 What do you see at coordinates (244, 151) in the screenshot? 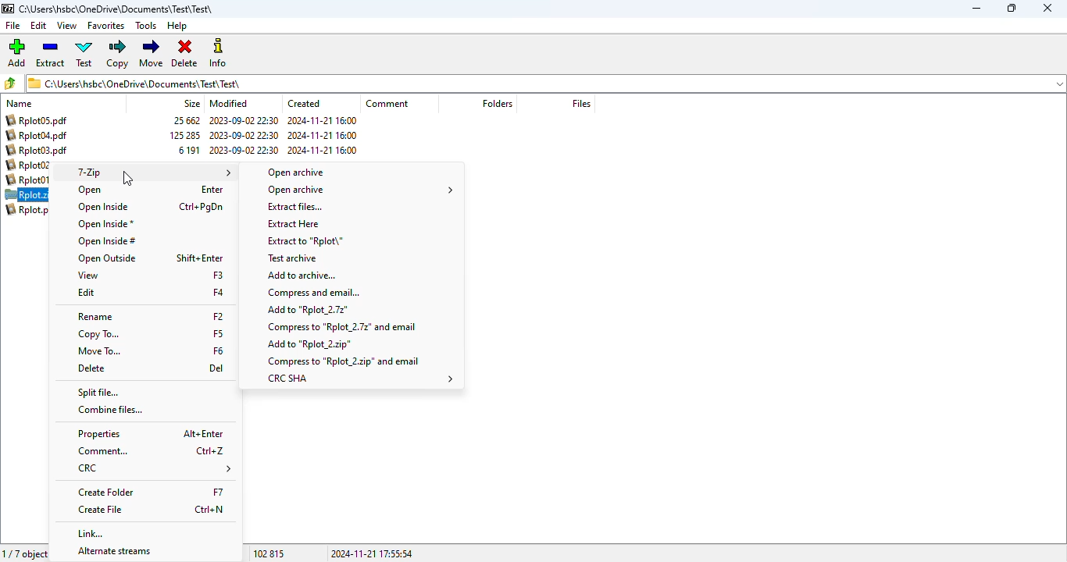
I see `2023-09-02 22:30` at bounding box center [244, 151].